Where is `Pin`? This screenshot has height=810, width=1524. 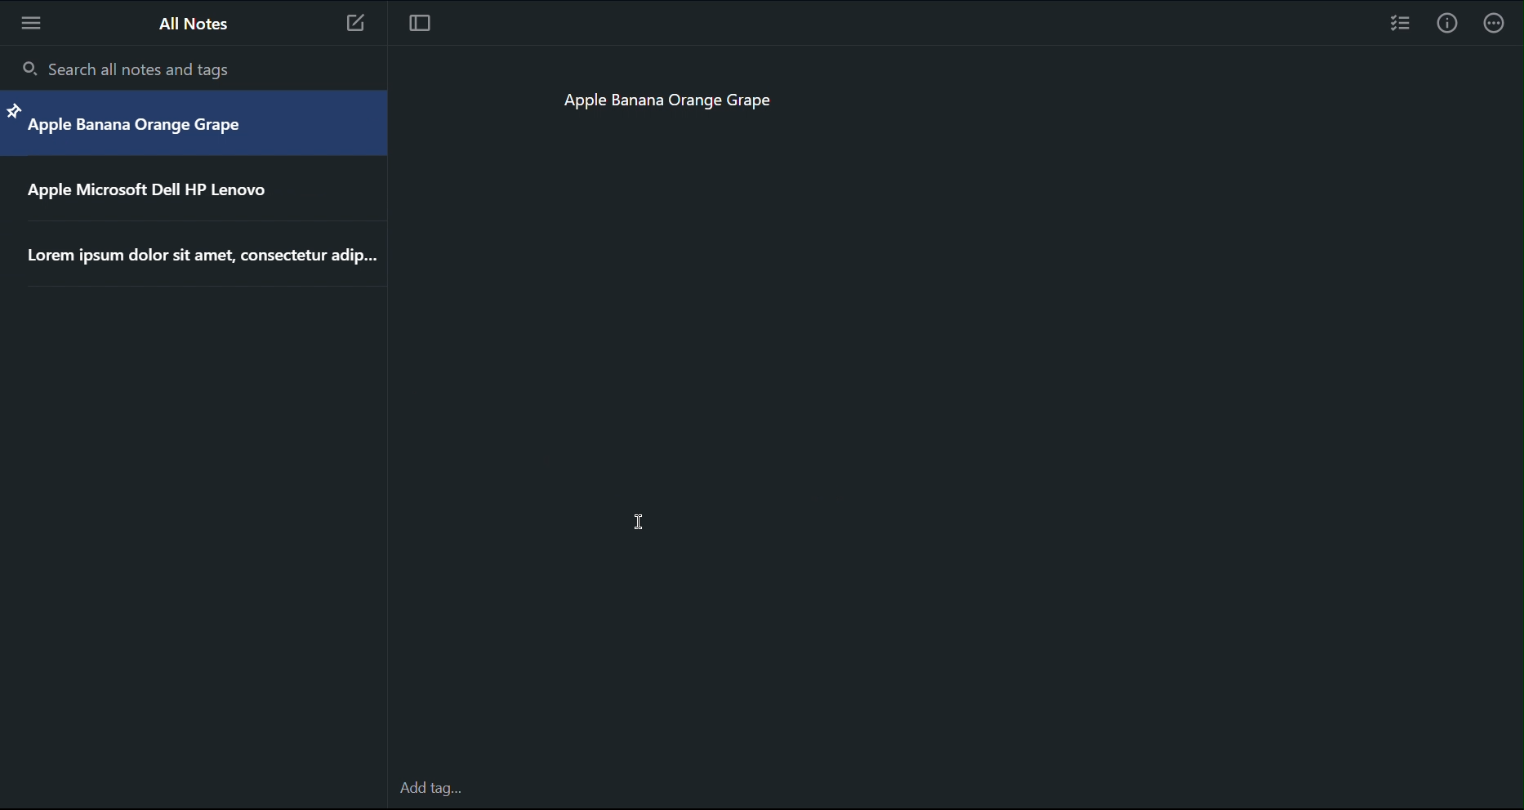
Pin is located at coordinates (14, 109).